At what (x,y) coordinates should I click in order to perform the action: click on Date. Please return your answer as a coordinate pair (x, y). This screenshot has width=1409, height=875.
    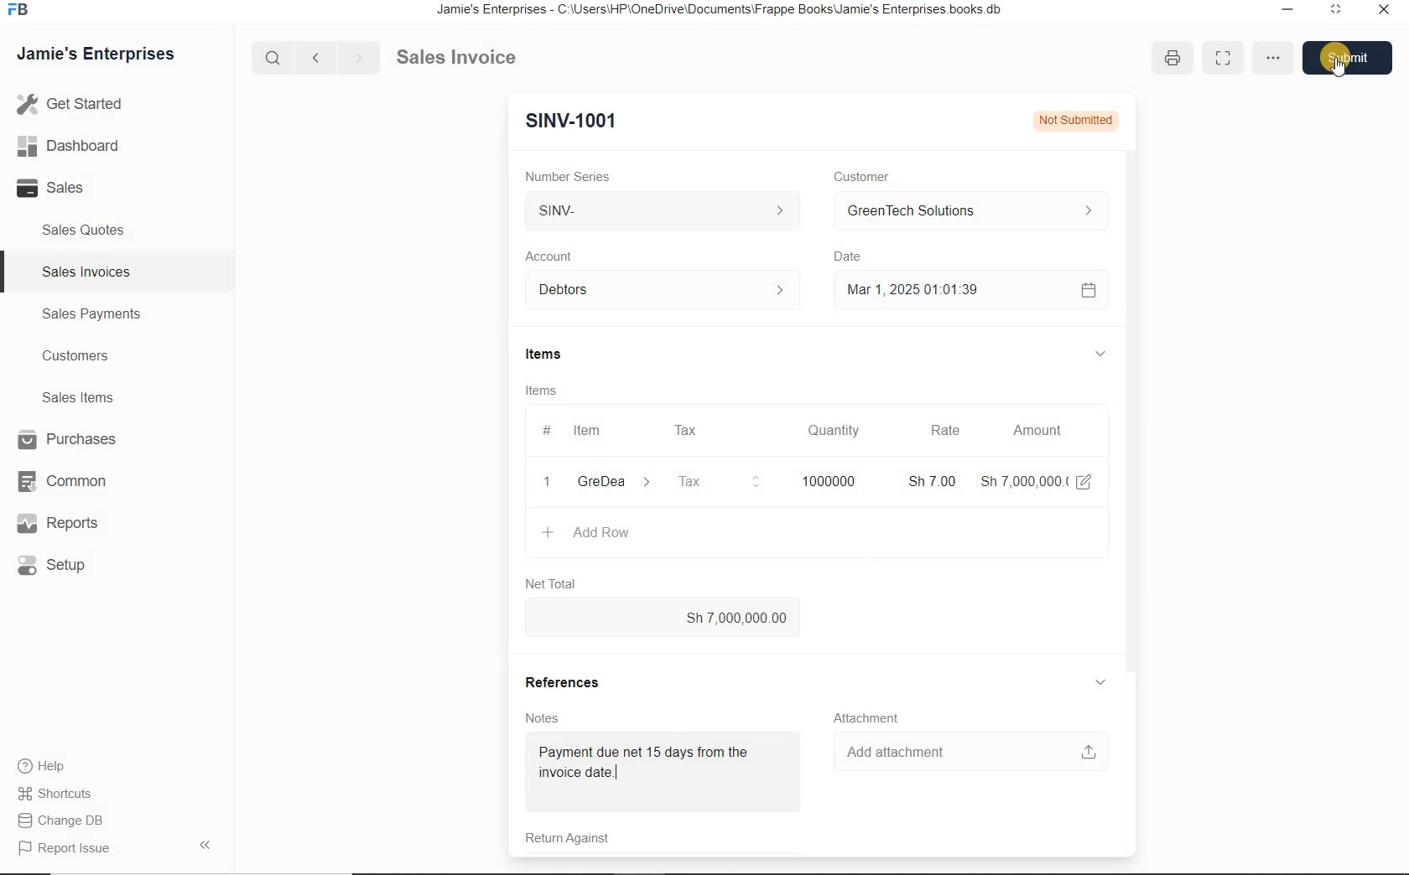
    Looking at the image, I should click on (850, 256).